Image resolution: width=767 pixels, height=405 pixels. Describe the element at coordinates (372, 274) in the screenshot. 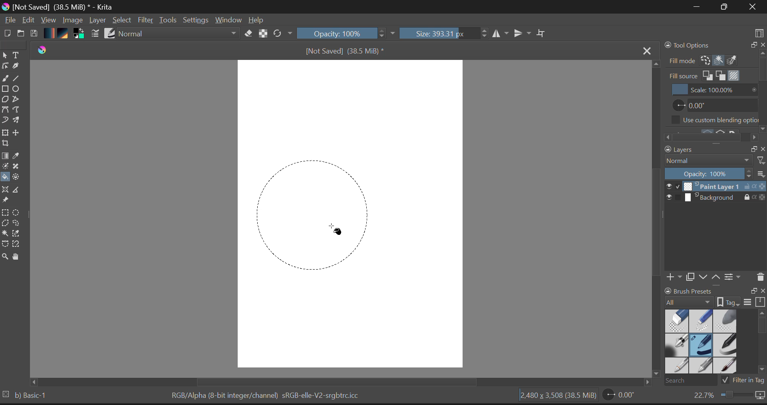

I see `MOUSE_UP Cursor Position` at that location.